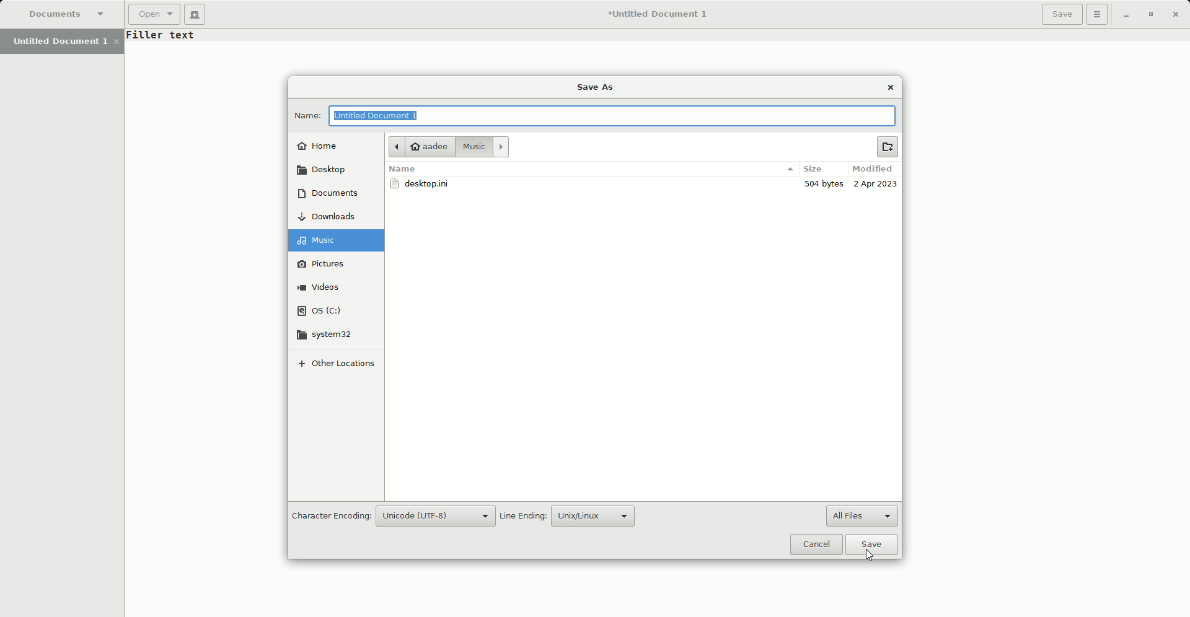 This screenshot has width=1190, height=617. Describe the element at coordinates (322, 172) in the screenshot. I see `Desktop` at that location.